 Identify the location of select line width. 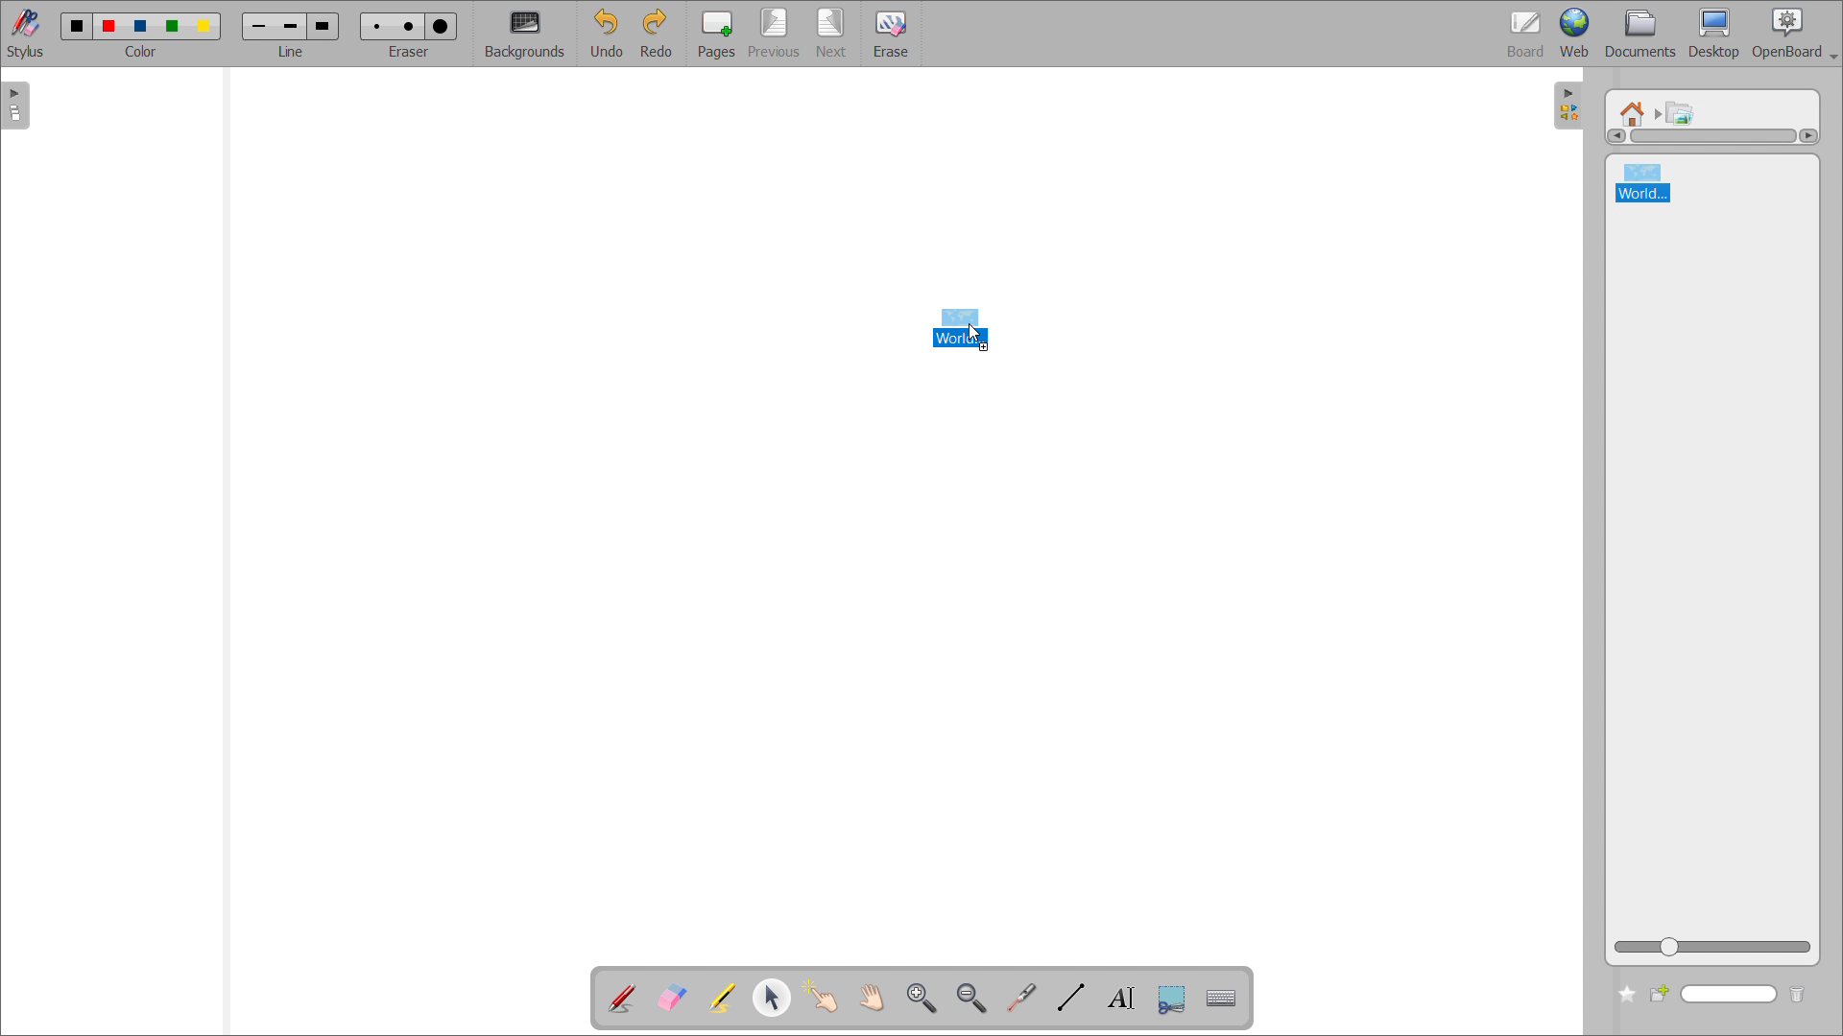
(291, 35).